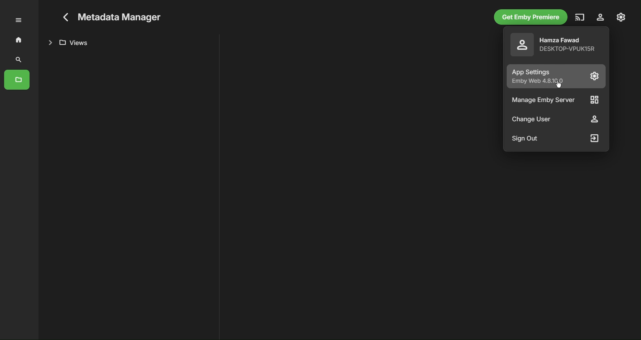  I want to click on Get Emby Premiere, so click(529, 17).